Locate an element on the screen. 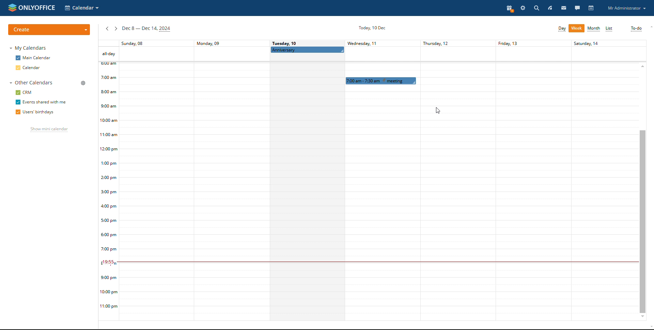 The width and height of the screenshot is (654, 330). main calendar is located at coordinates (38, 58).